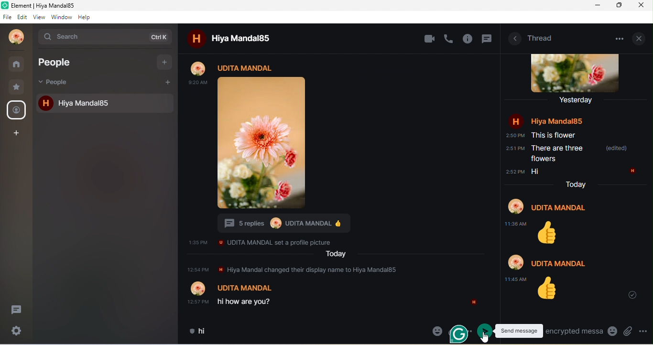 Image resolution: width=653 pixels, height=345 pixels. What do you see at coordinates (339, 224) in the screenshot?
I see `Thumbs up emoji` at bounding box center [339, 224].